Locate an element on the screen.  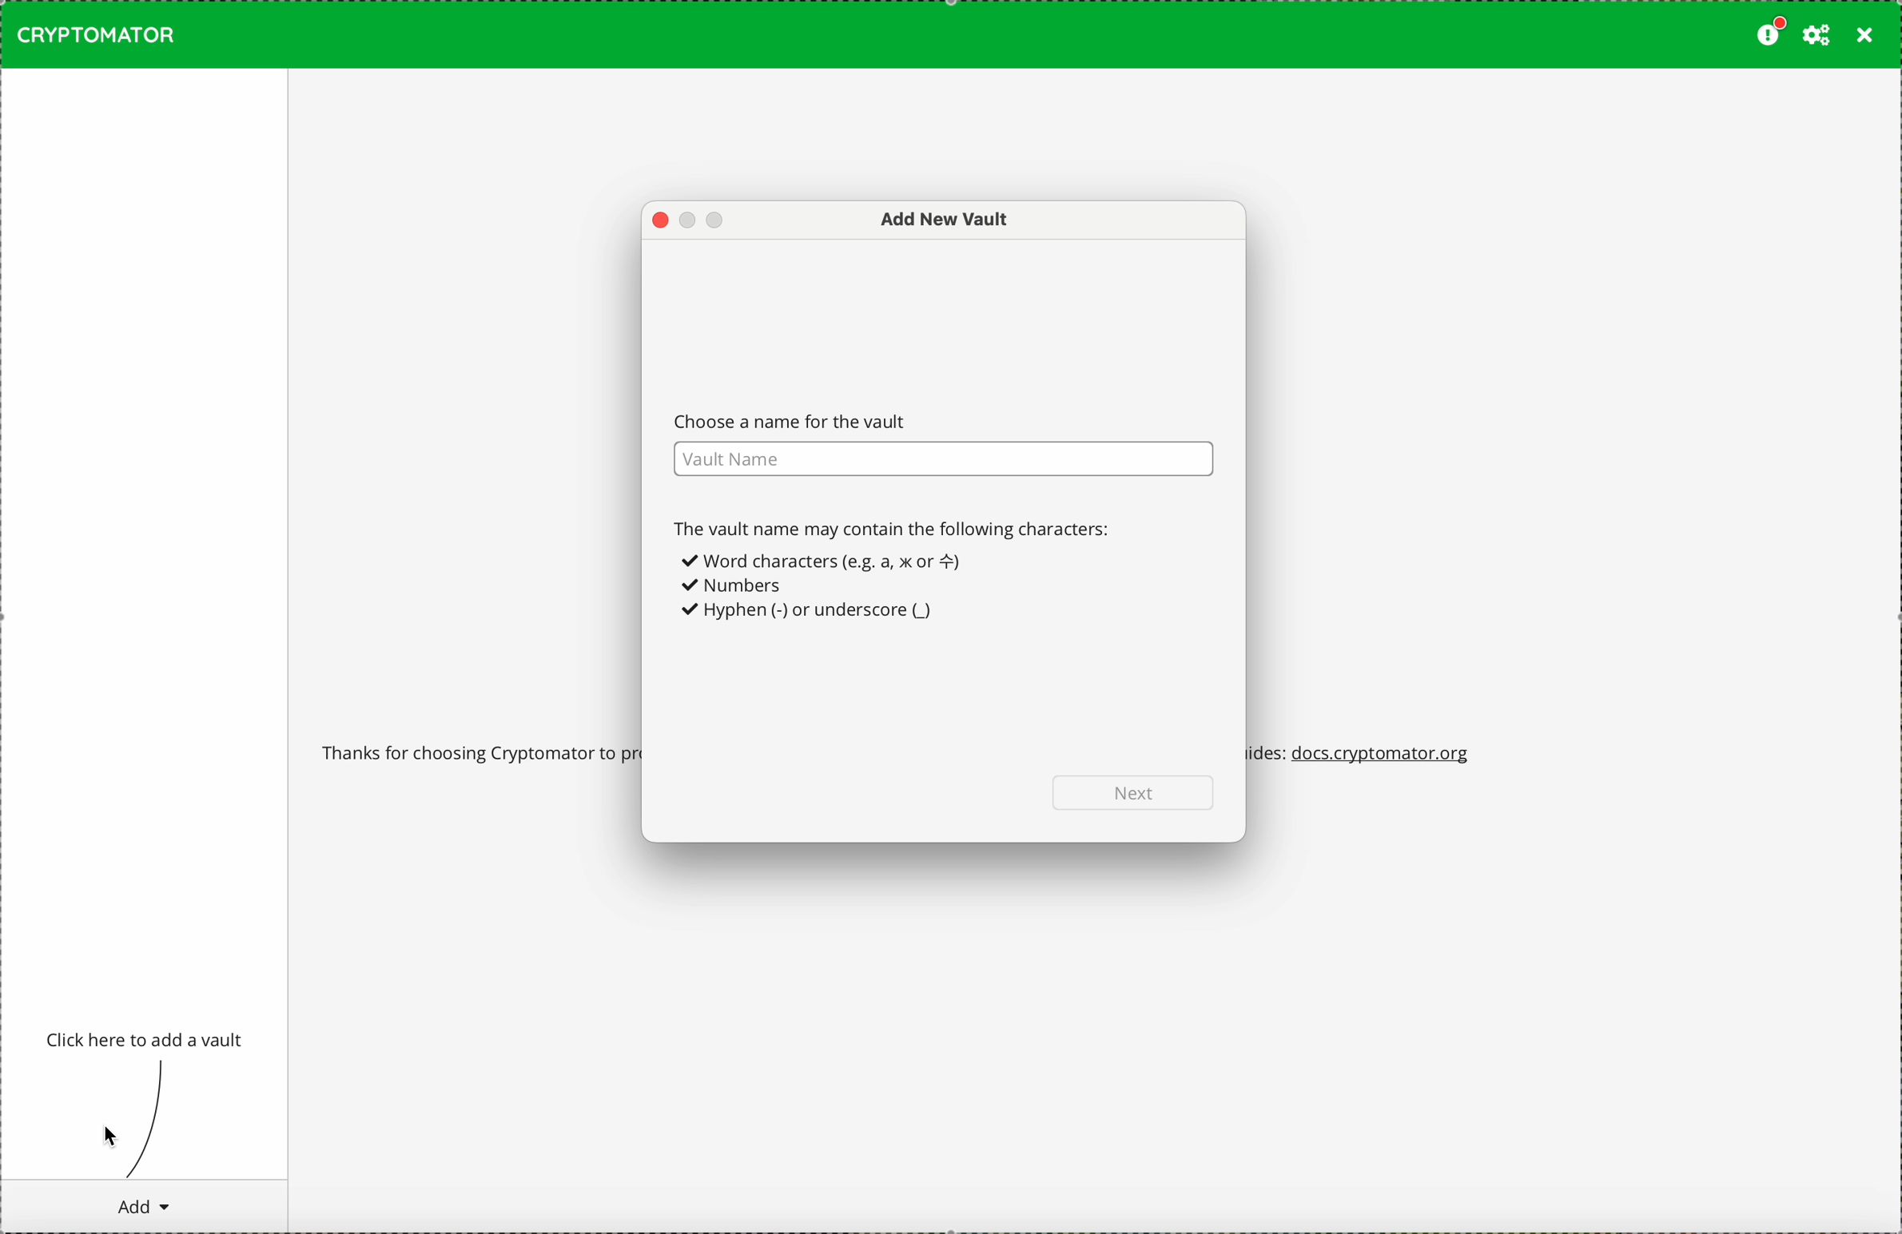
close is located at coordinates (1865, 36).